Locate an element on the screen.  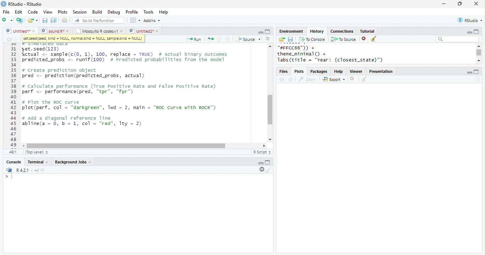
maximize is located at coordinates (476, 31).